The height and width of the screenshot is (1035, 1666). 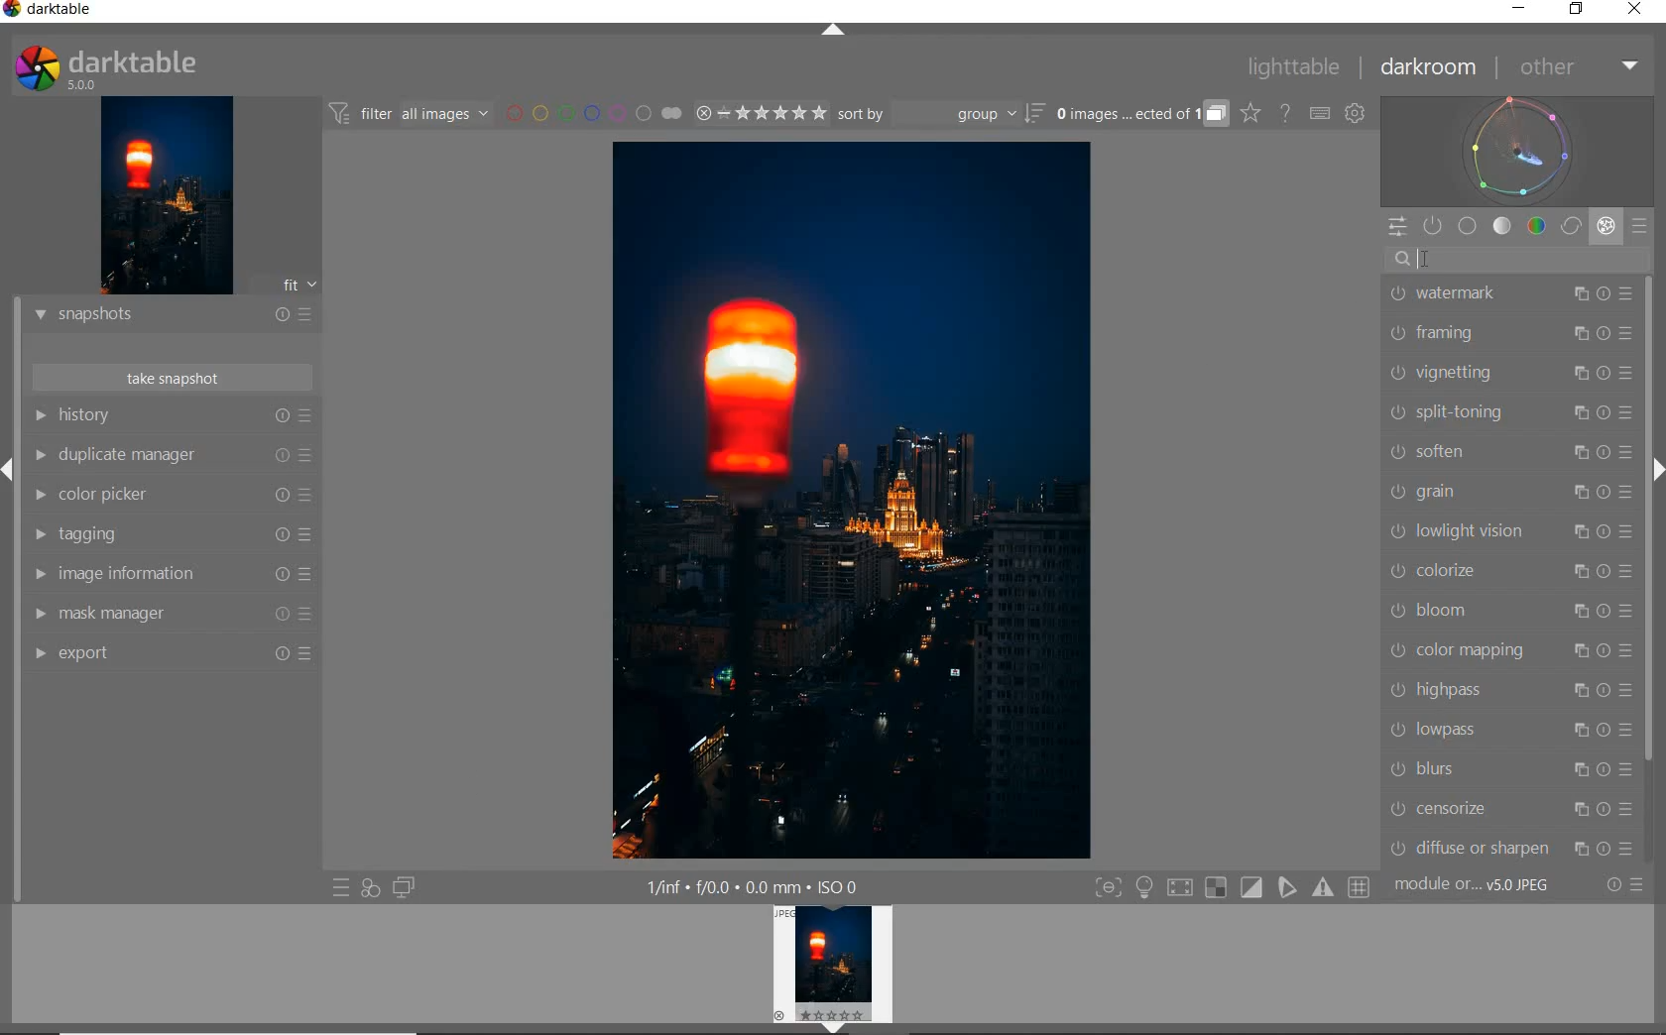 What do you see at coordinates (1320, 113) in the screenshot?
I see `SET KEYBOARD SHORTCUTS` at bounding box center [1320, 113].